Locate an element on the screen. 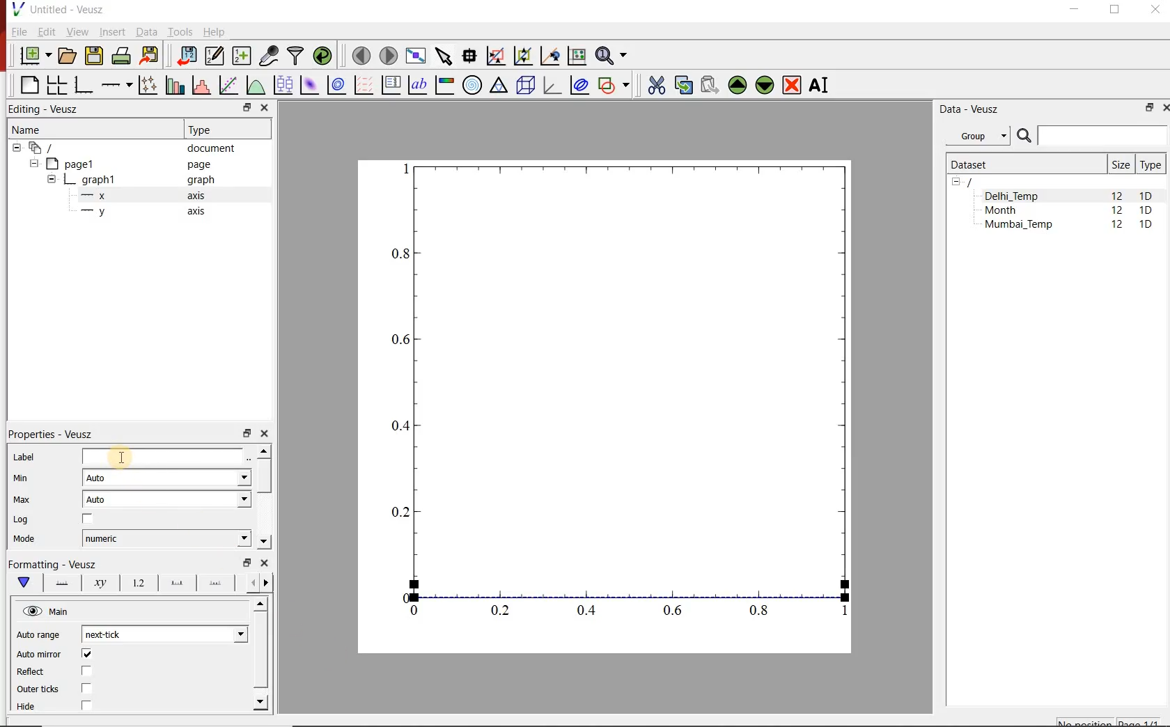 The height and width of the screenshot is (727, 1170). add a shape to the plot is located at coordinates (614, 86).